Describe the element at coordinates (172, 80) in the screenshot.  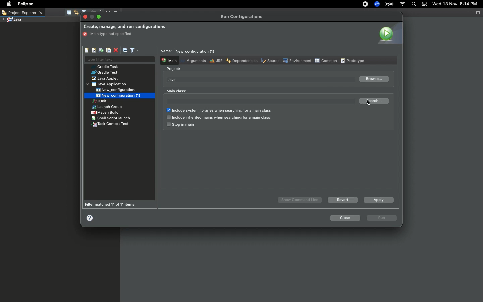
I see `Java` at that location.